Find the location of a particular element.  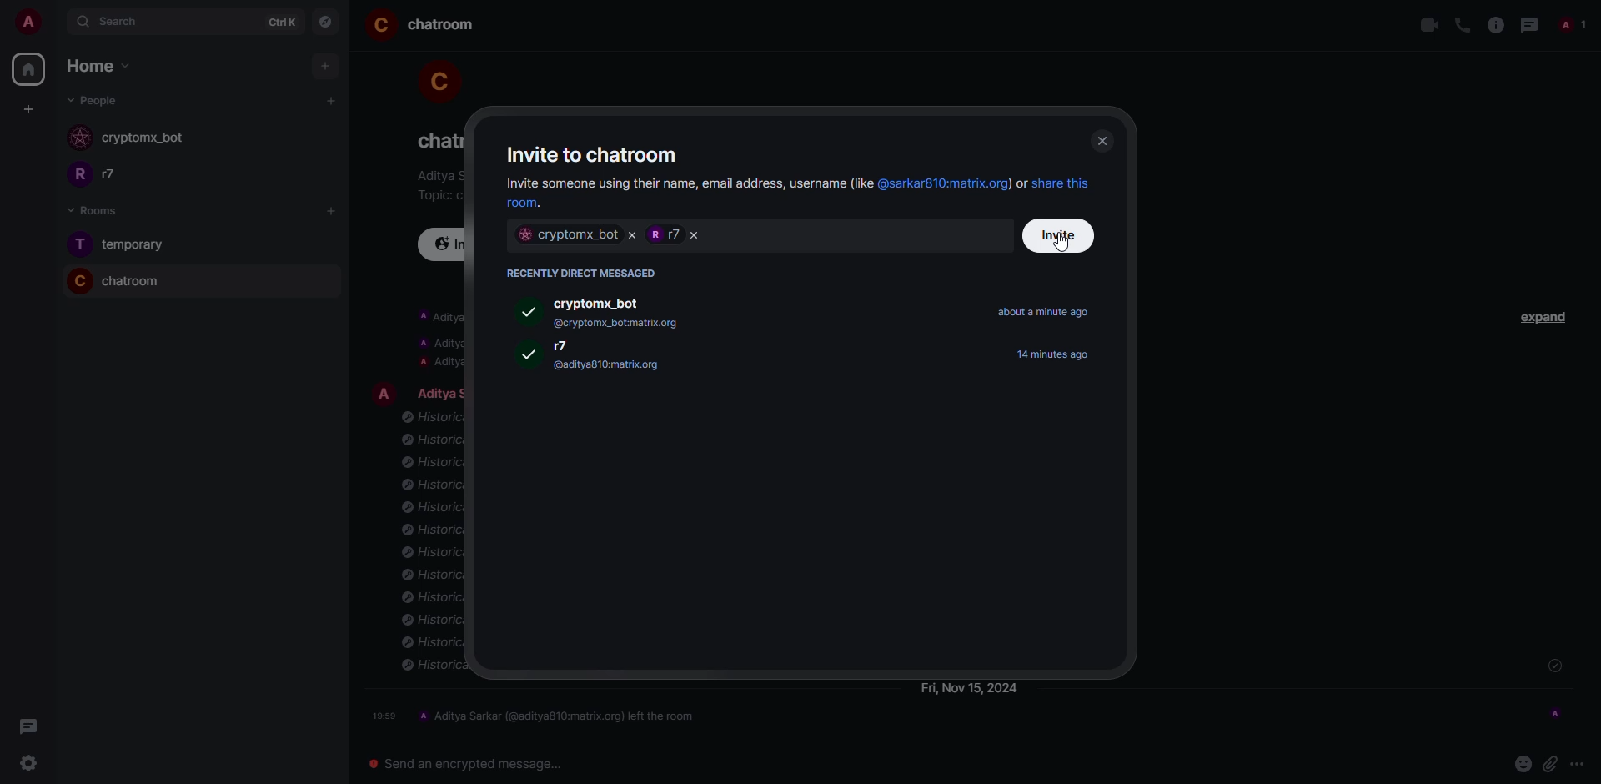

people is located at coordinates (573, 347).